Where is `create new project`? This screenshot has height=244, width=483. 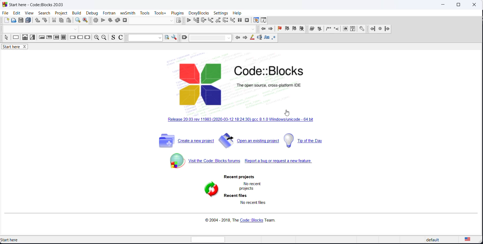
create new project is located at coordinates (184, 142).